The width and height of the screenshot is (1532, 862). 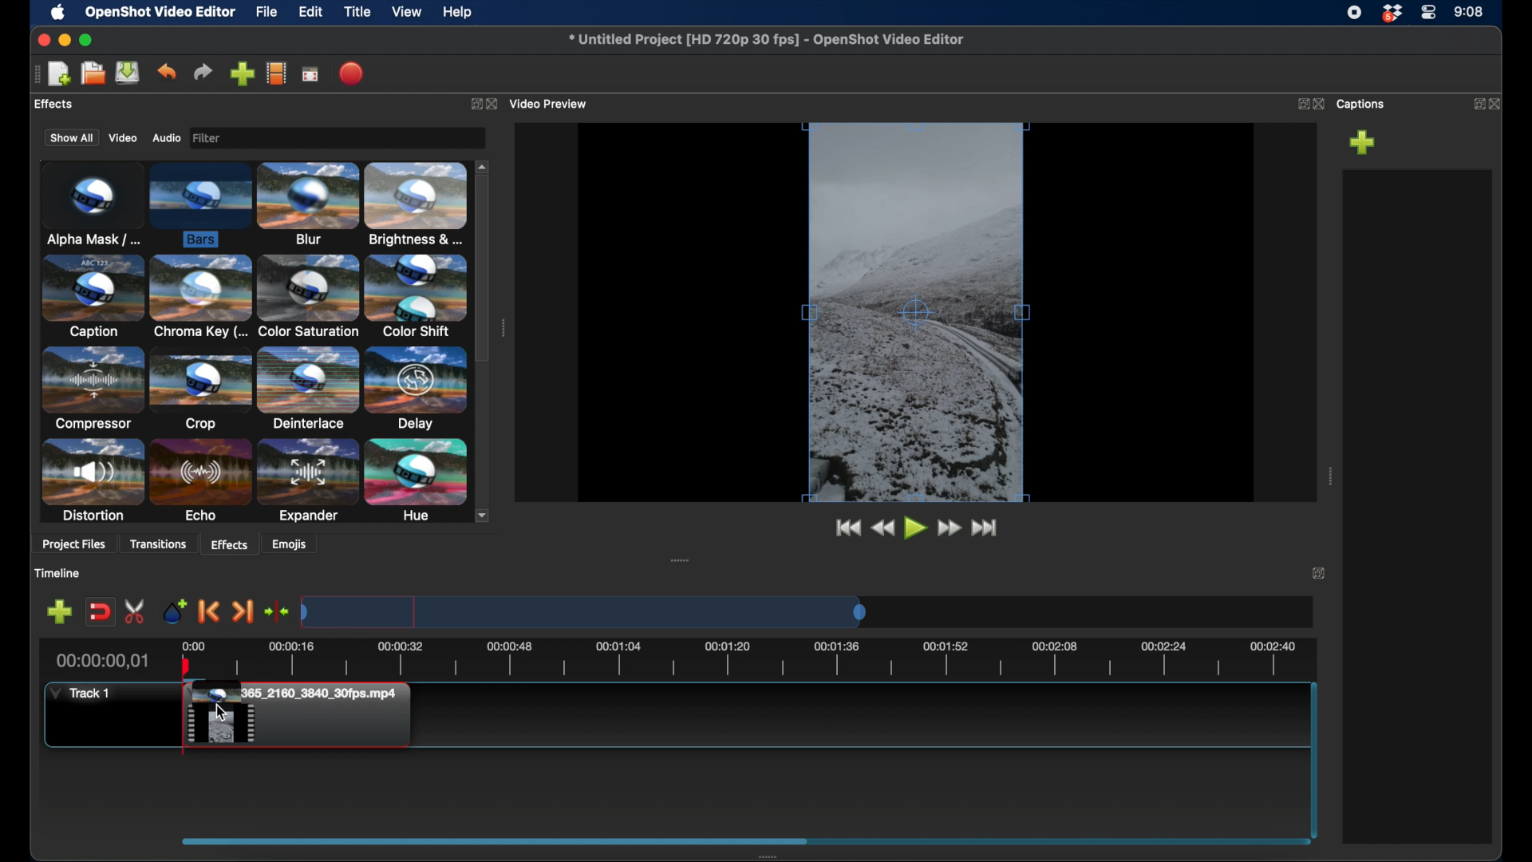 What do you see at coordinates (986, 528) in the screenshot?
I see `fast forward` at bounding box center [986, 528].